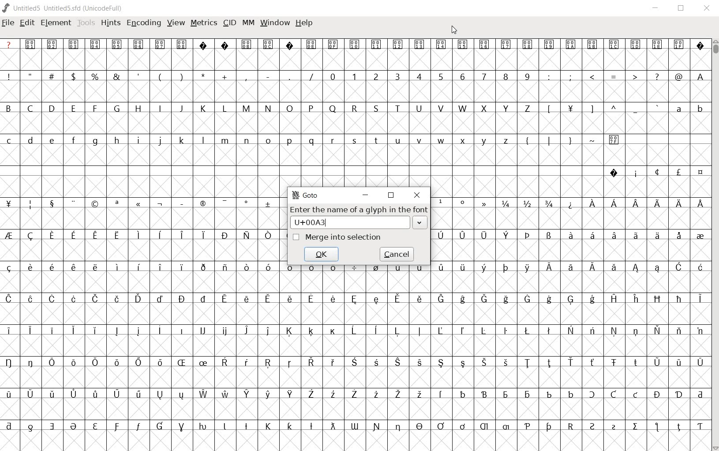 The height and width of the screenshot is (451, 719). I want to click on , so click(636, 202).